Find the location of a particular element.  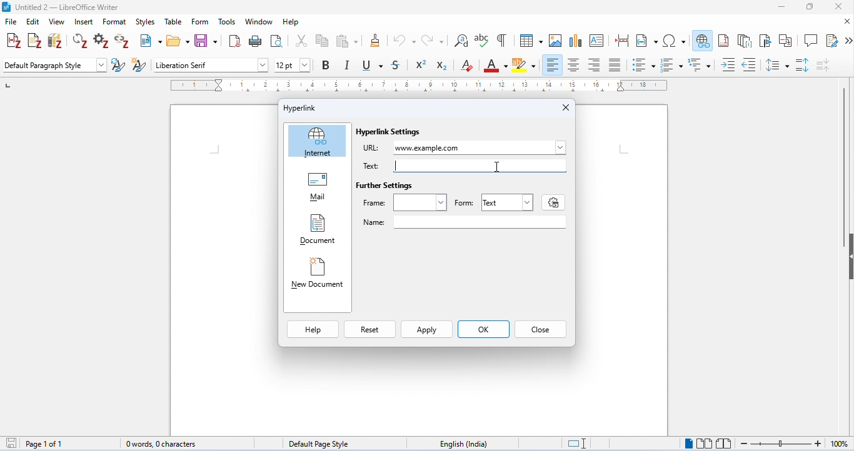

insert is located at coordinates (84, 22).